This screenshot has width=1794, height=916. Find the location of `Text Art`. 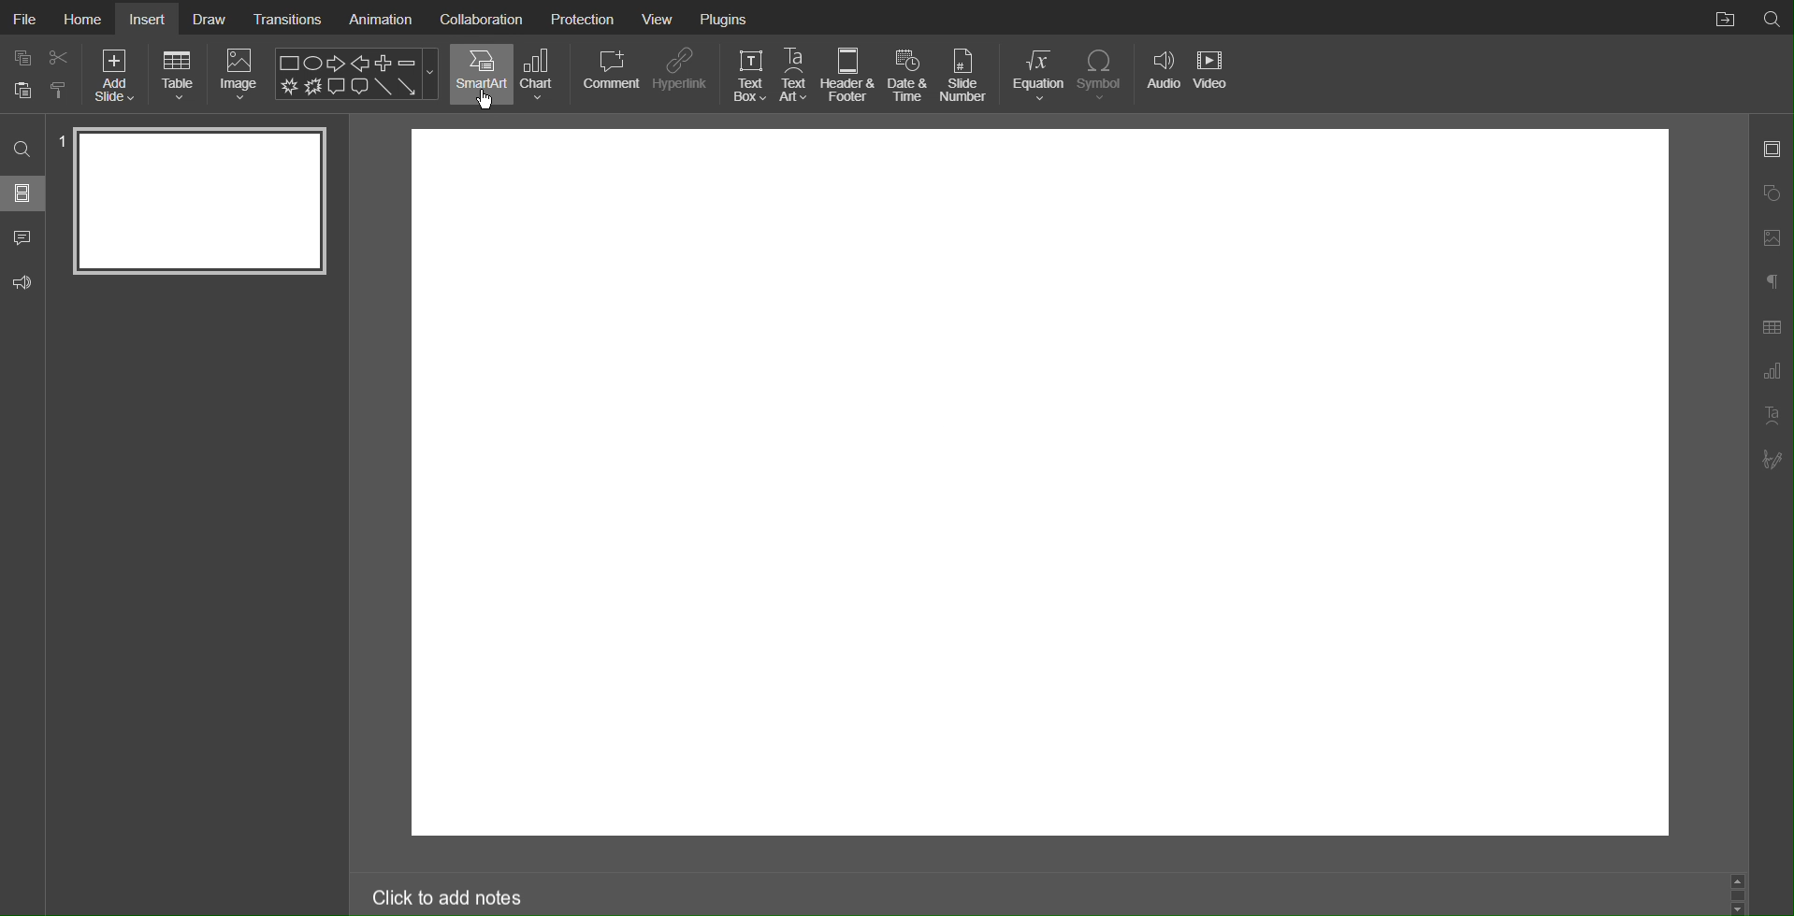

Text Art is located at coordinates (795, 78).